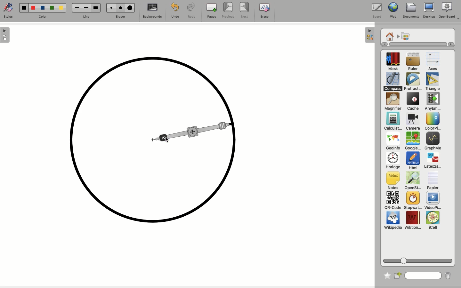  What do you see at coordinates (264, 10) in the screenshot?
I see `Erase` at bounding box center [264, 10].